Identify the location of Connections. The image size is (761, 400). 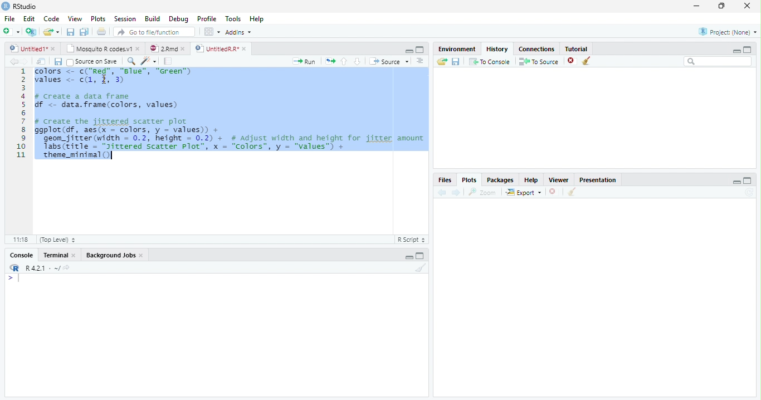
(536, 49).